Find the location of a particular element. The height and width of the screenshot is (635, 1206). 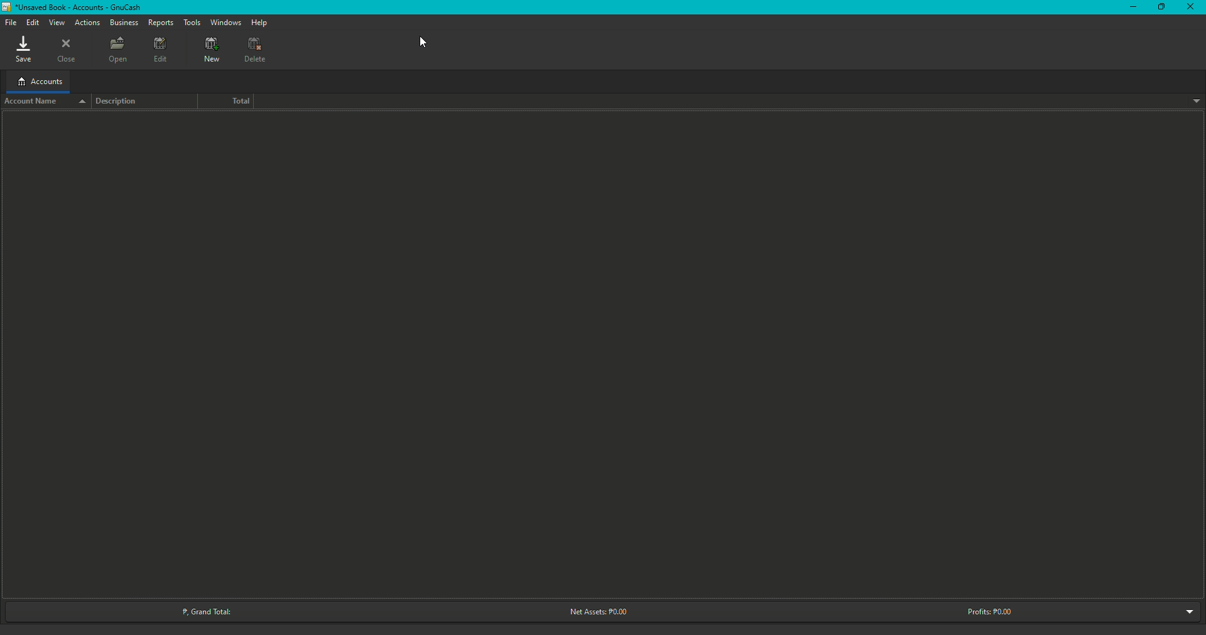

Restore is located at coordinates (1160, 6).